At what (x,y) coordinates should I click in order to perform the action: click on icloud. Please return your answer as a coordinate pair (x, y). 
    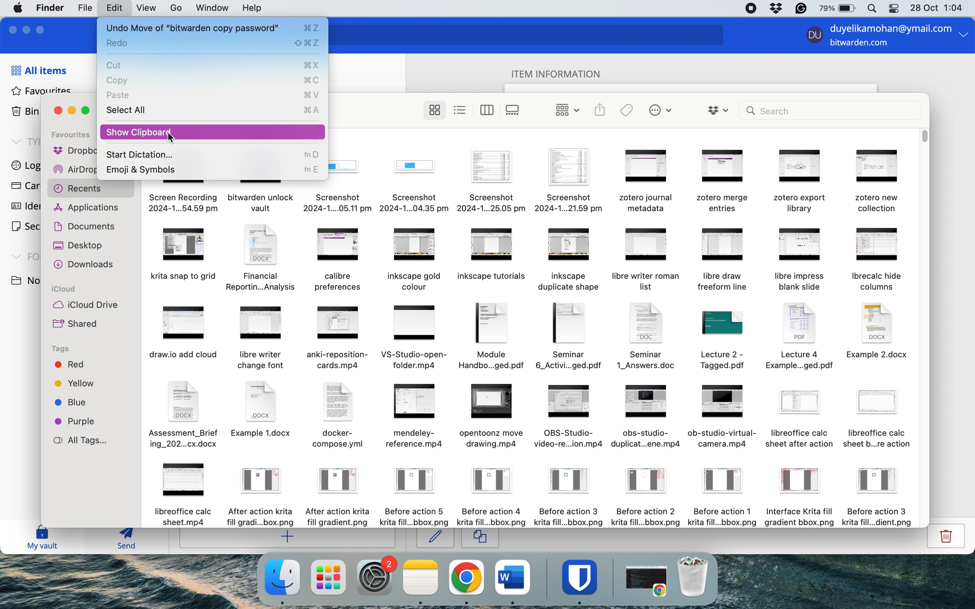
    Looking at the image, I should click on (66, 290).